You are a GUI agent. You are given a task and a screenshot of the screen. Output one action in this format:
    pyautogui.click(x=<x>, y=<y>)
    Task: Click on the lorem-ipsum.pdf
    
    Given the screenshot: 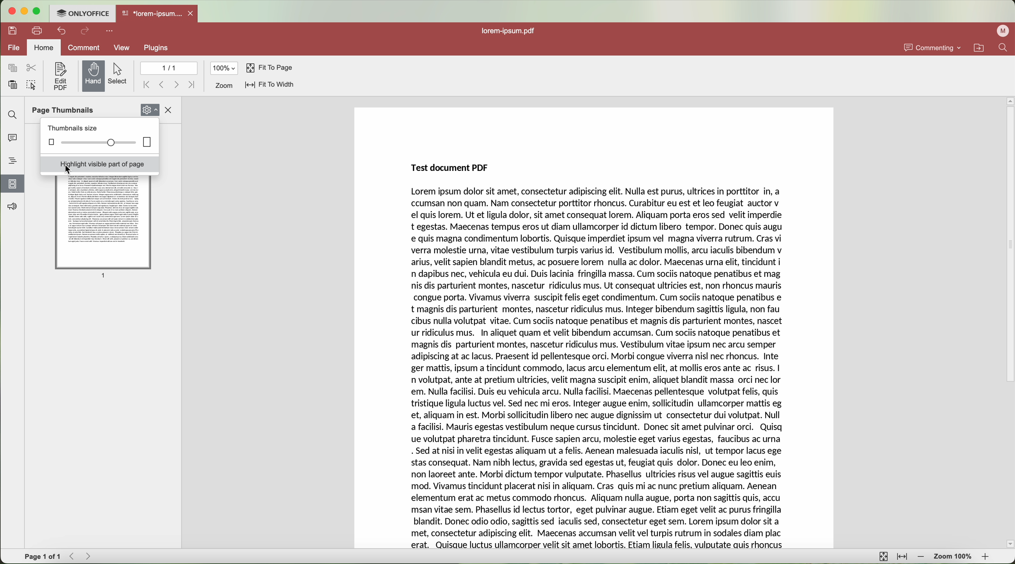 What is the action you would take?
    pyautogui.click(x=510, y=30)
    